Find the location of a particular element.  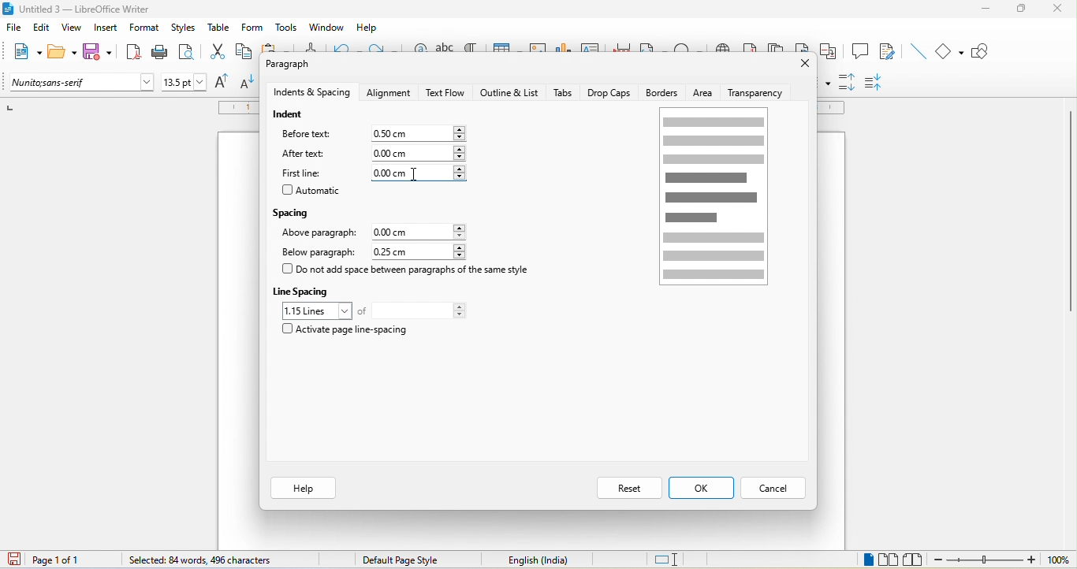

0.00 cm is located at coordinates (408, 132).